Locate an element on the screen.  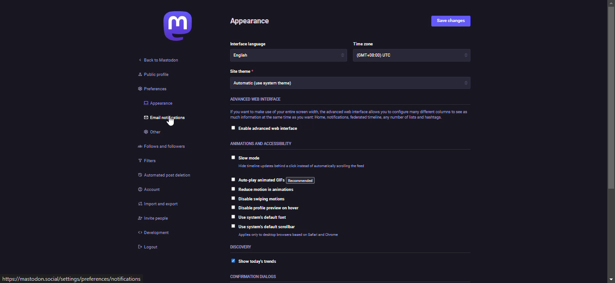
email notifications is located at coordinates (164, 119).